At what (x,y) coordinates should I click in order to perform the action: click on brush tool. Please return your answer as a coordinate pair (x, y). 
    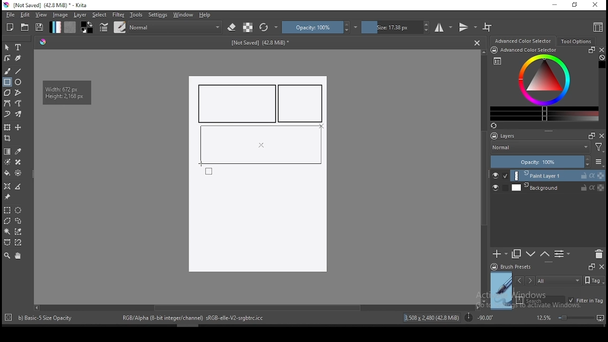
    Looking at the image, I should click on (8, 71).